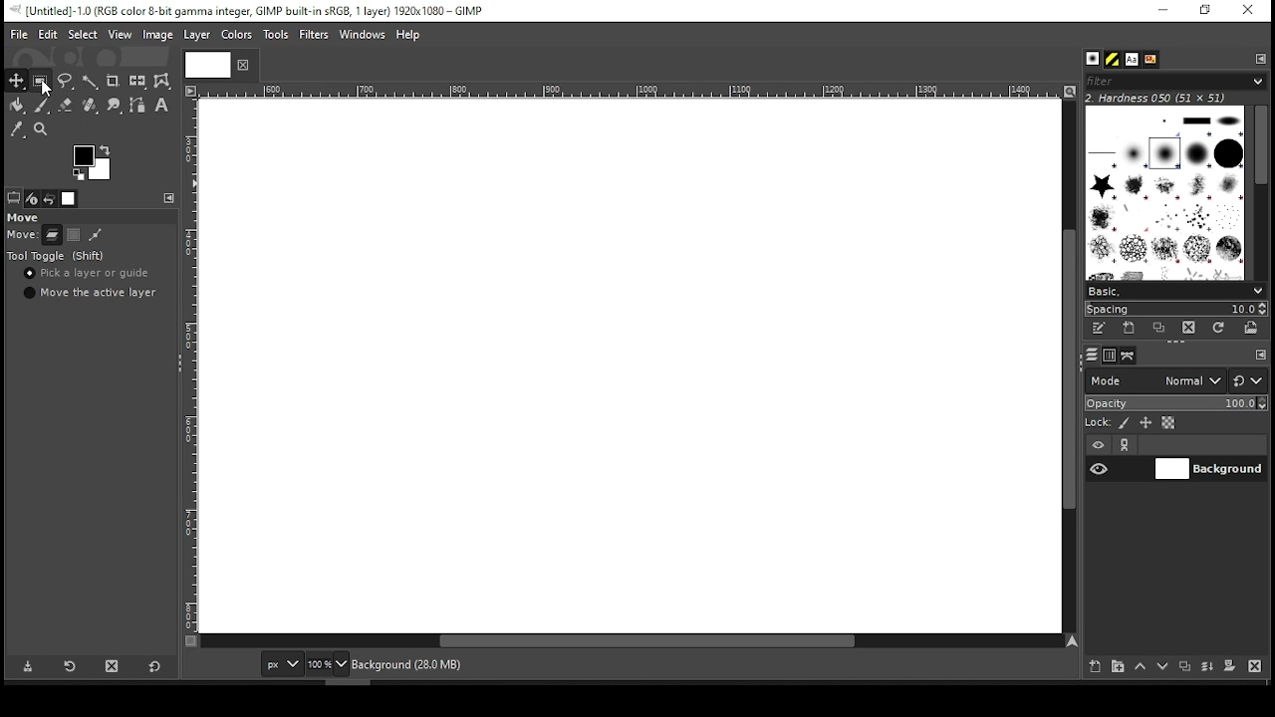 The image size is (1275, 717). Describe the element at coordinates (1109, 356) in the screenshot. I see `channels` at that location.